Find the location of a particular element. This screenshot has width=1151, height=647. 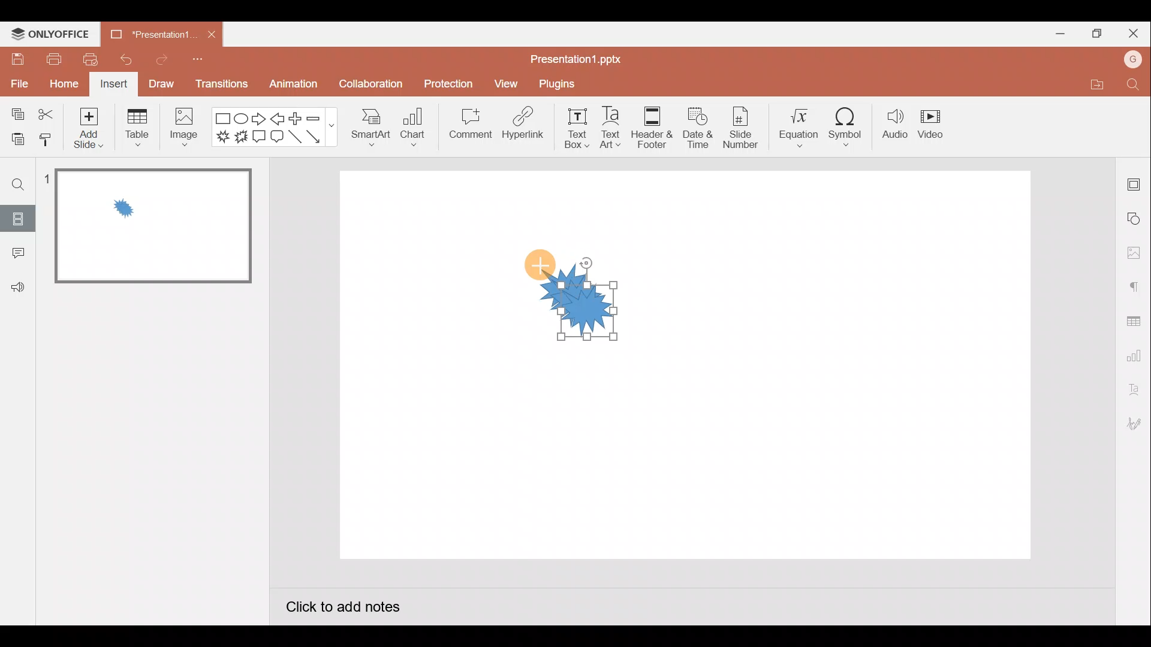

Click to add notes is located at coordinates (343, 604).